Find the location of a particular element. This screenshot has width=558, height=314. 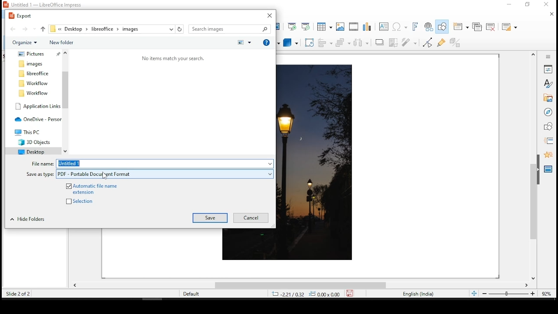

distribute is located at coordinates (362, 43).